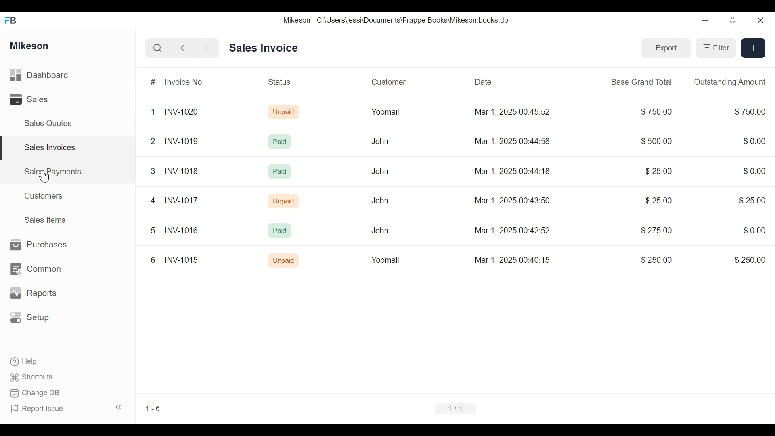 This screenshot has height=436, width=775. I want to click on Dashboard, so click(53, 75).